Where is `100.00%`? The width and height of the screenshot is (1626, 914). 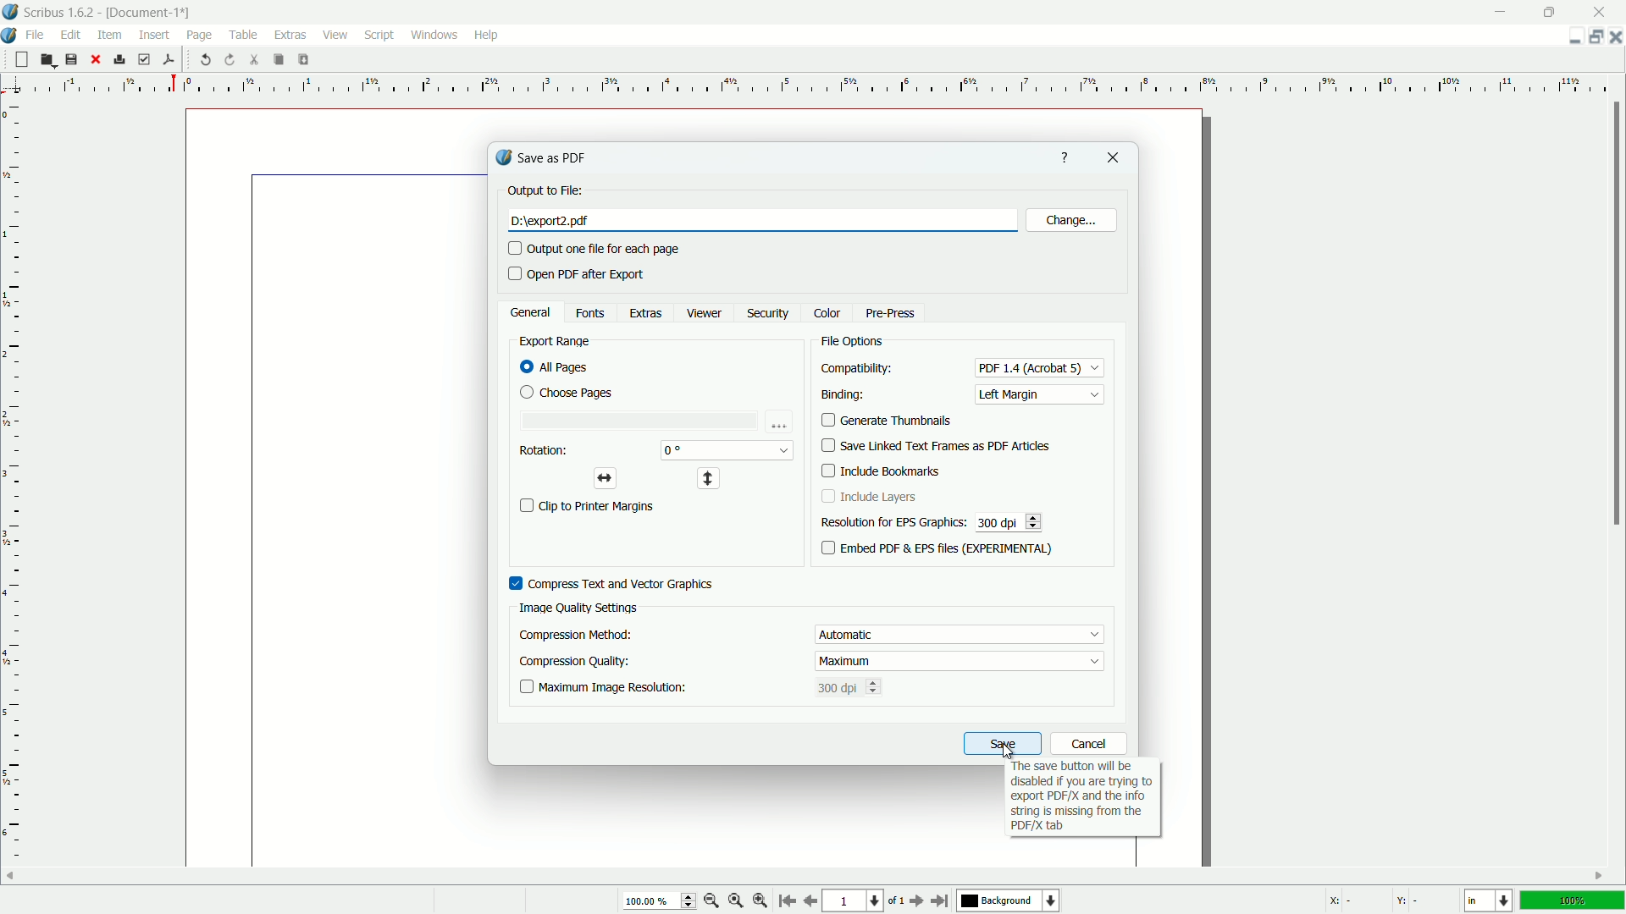 100.00% is located at coordinates (661, 901).